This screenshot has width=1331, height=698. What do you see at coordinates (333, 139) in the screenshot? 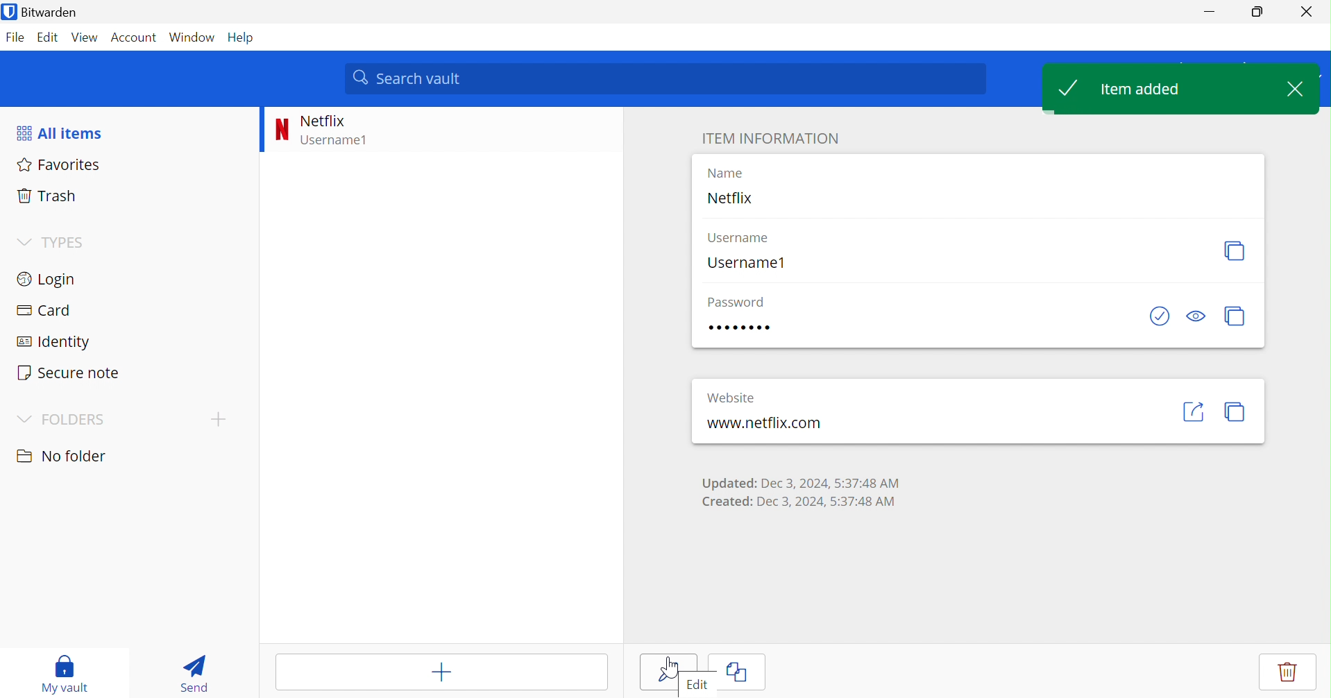
I see `Username1` at bounding box center [333, 139].